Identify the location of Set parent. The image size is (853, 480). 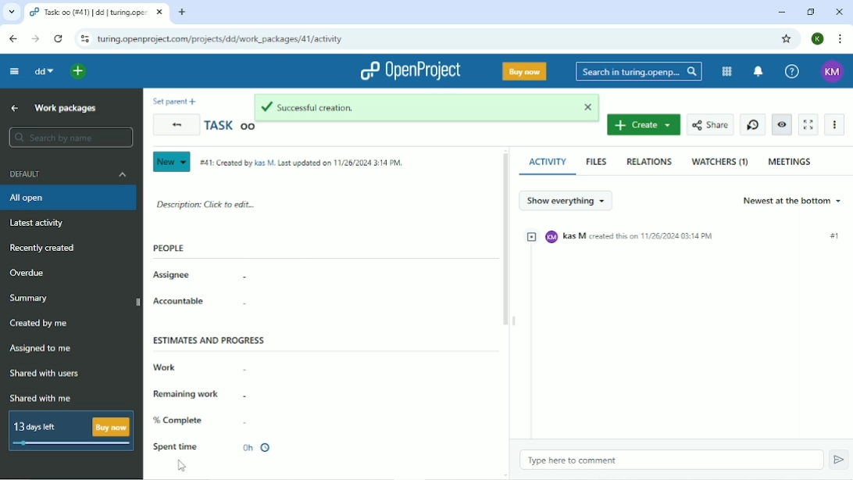
(176, 101).